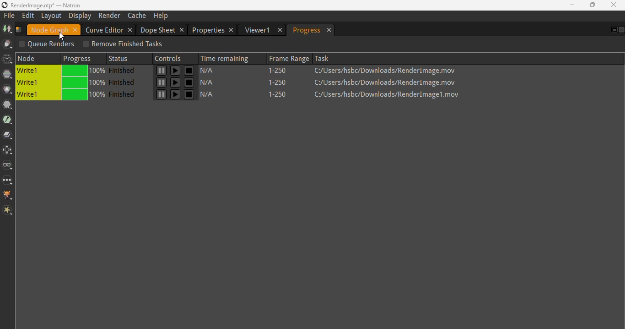 This screenshot has width=625, height=329. Describe the element at coordinates (4, 5) in the screenshot. I see `logo` at that location.